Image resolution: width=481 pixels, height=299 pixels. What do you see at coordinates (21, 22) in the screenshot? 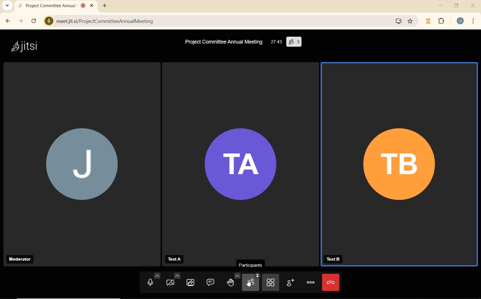
I see `FORWARD` at bounding box center [21, 22].